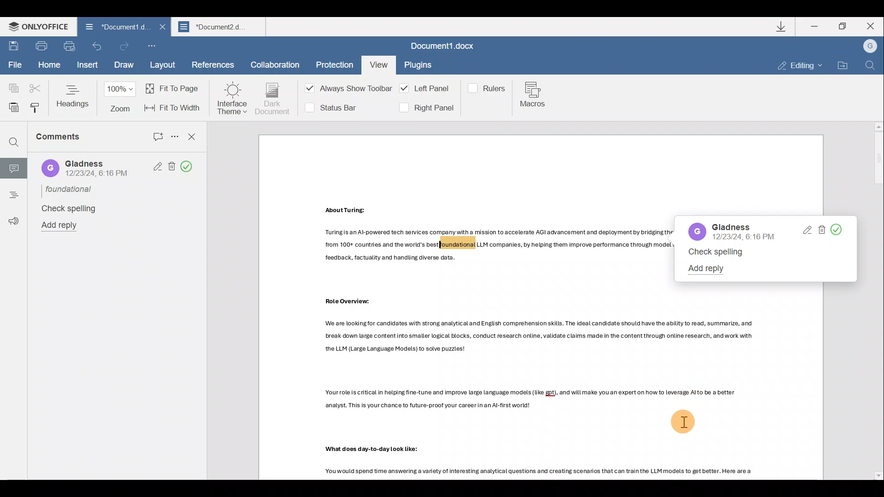  What do you see at coordinates (11, 106) in the screenshot?
I see `Paste` at bounding box center [11, 106].